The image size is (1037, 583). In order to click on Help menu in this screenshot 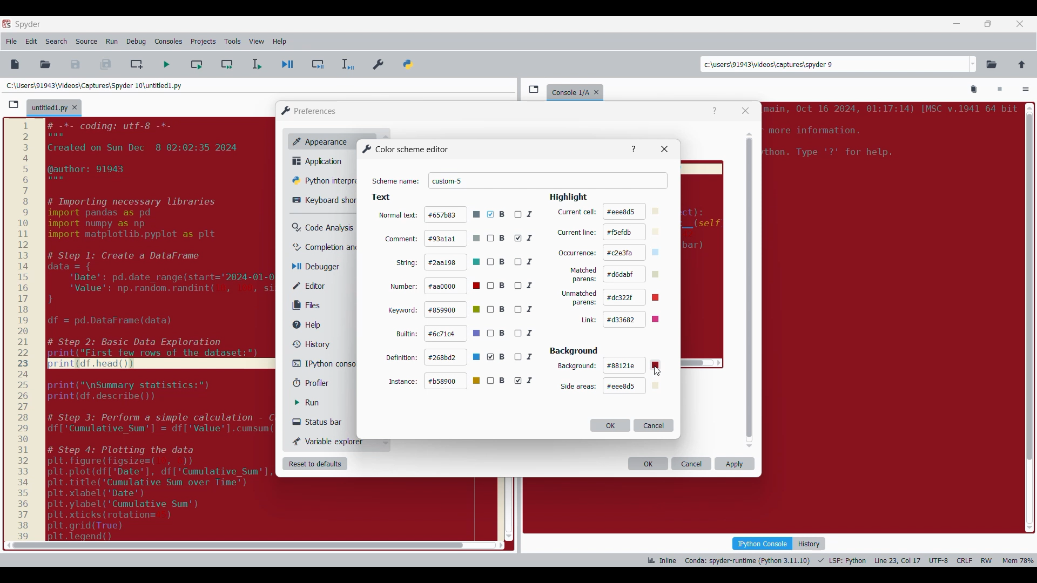, I will do `click(279, 42)`.